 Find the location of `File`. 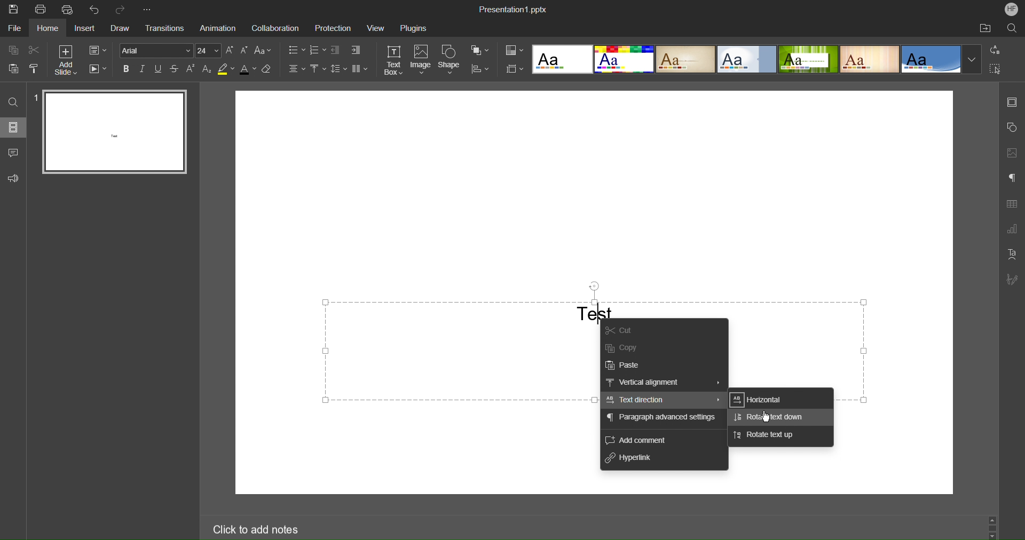

File is located at coordinates (14, 29).